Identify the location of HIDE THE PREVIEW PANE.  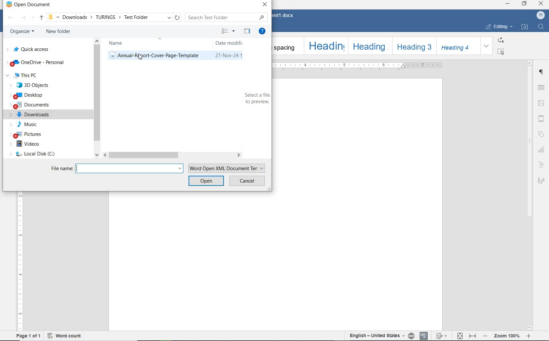
(246, 31).